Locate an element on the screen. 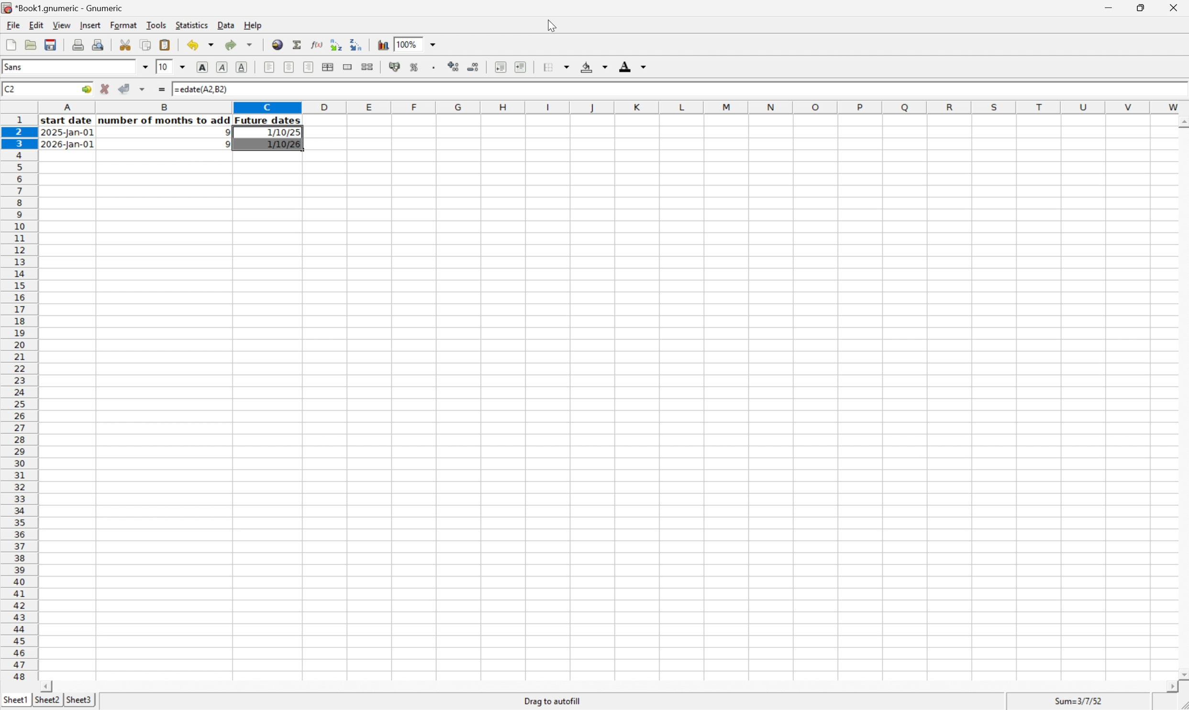 The height and width of the screenshot is (710, 1189). Split the ranges of merged cells is located at coordinates (367, 66).